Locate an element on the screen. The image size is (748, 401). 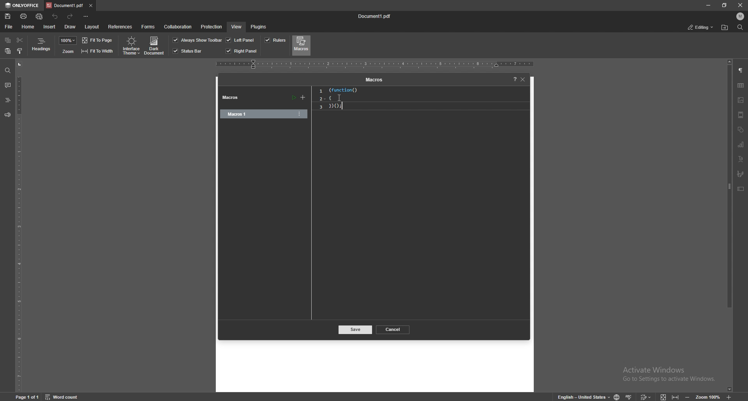
macro is located at coordinates (254, 114).